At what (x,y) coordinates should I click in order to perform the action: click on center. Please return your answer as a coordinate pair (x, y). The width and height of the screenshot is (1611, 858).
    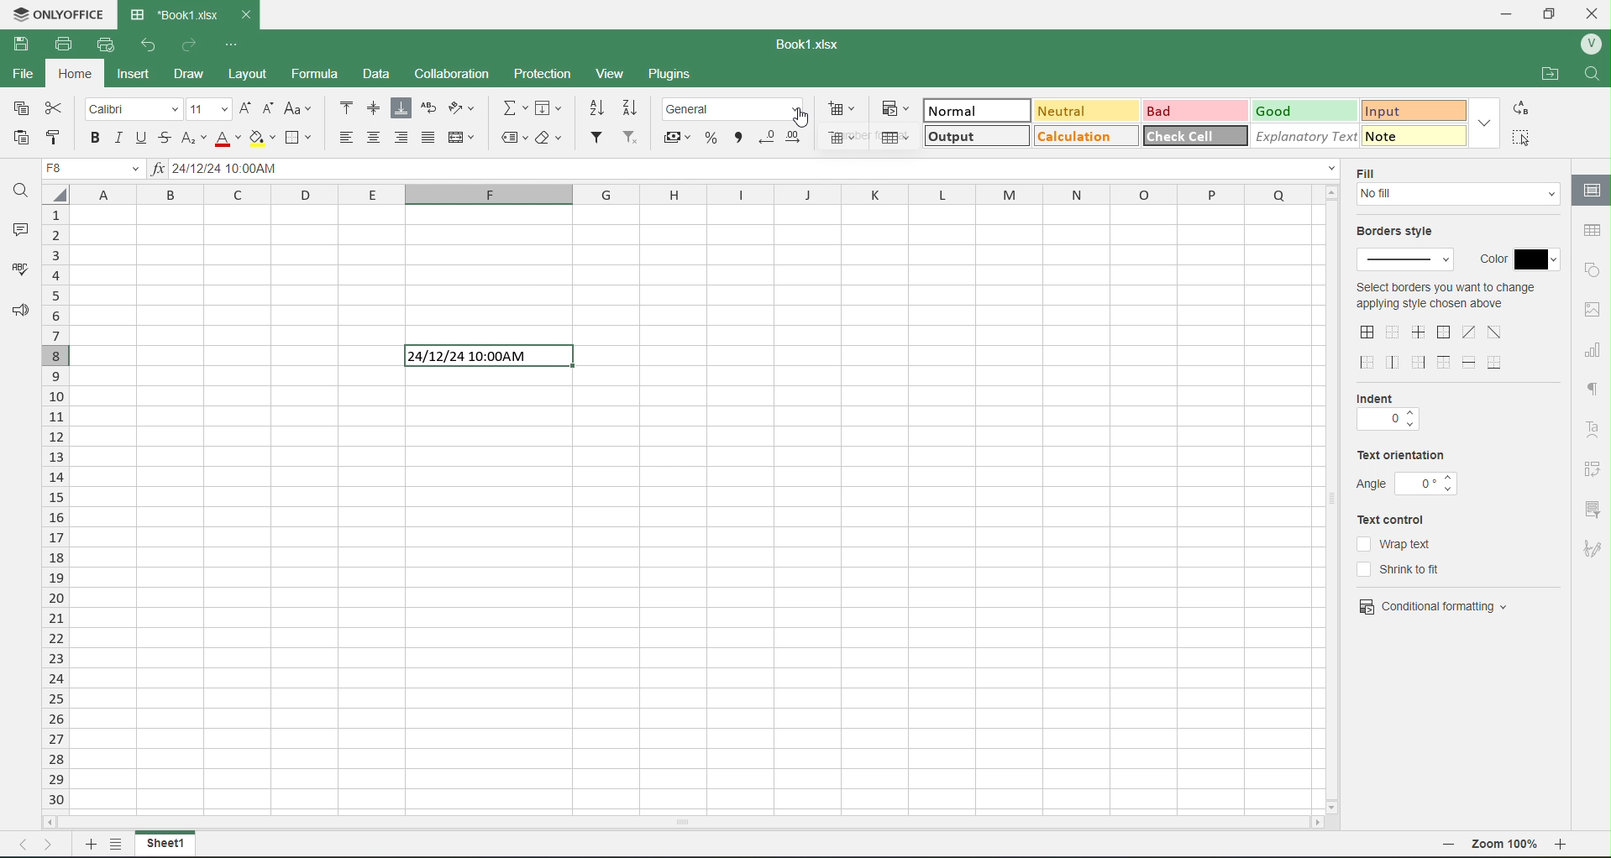
    Looking at the image, I should click on (1495, 331).